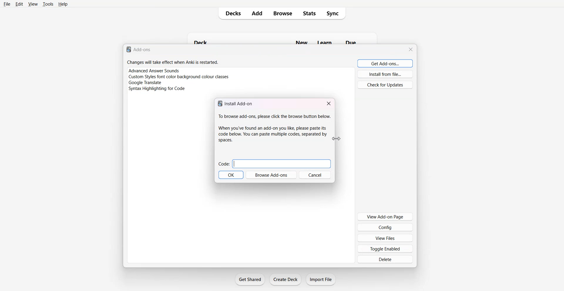 The image size is (564, 291). I want to click on Browse, so click(283, 14).